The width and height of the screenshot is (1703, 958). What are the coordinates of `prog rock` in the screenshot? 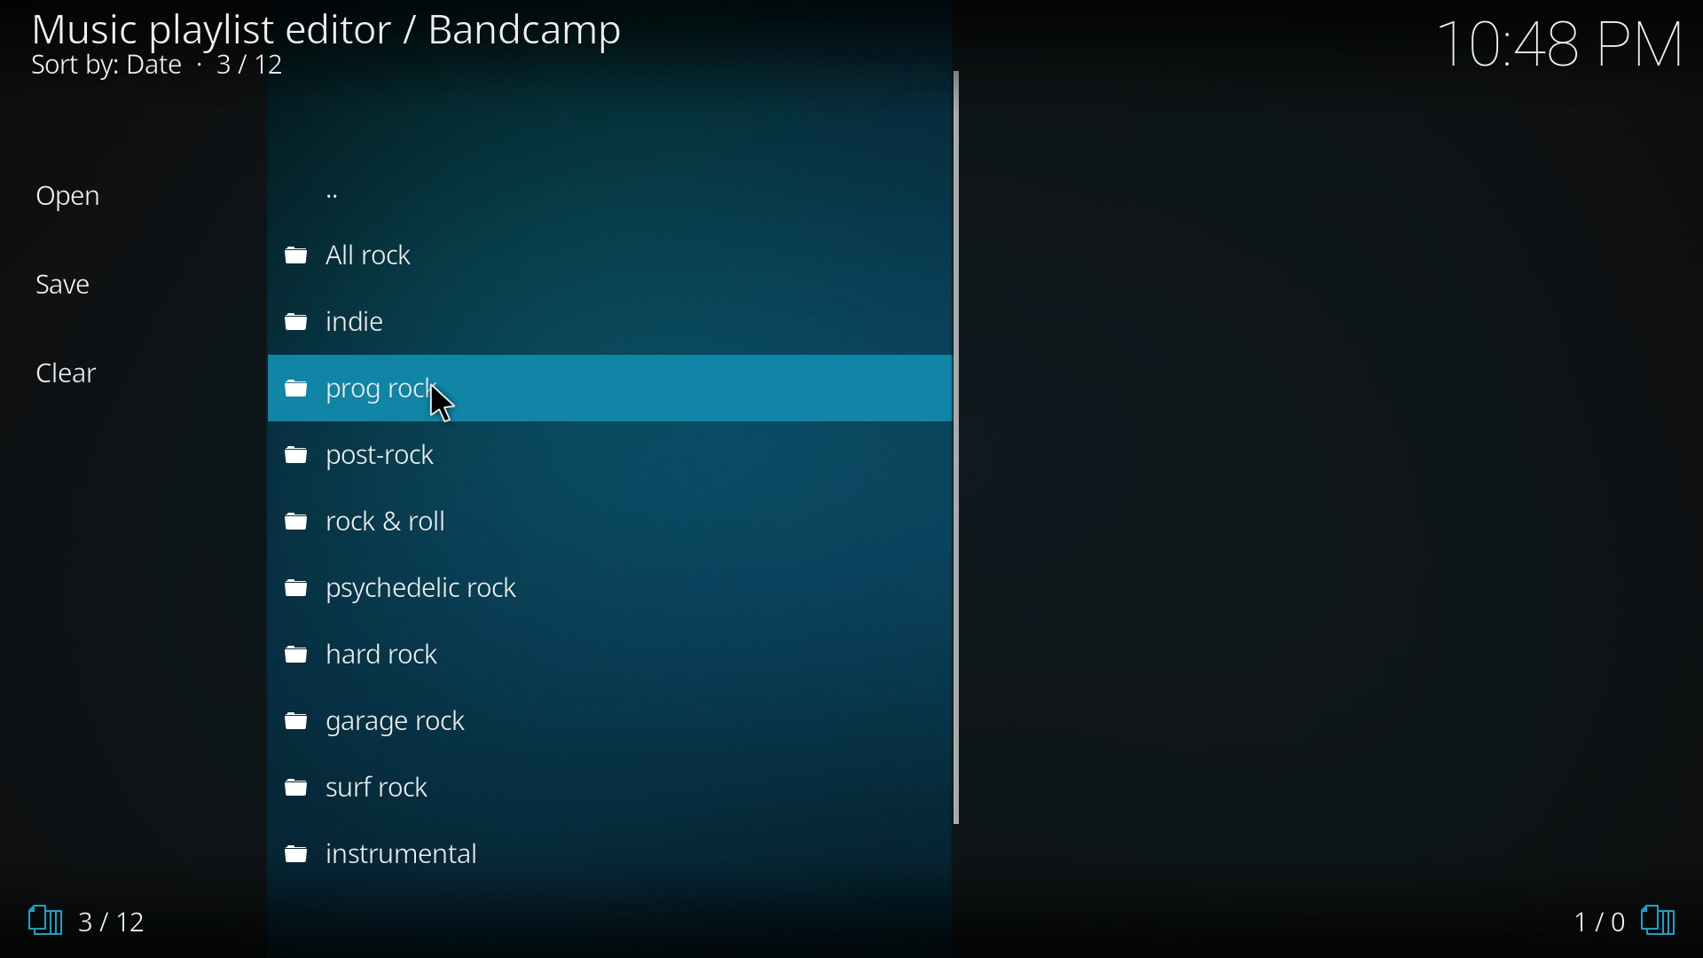 It's located at (346, 387).